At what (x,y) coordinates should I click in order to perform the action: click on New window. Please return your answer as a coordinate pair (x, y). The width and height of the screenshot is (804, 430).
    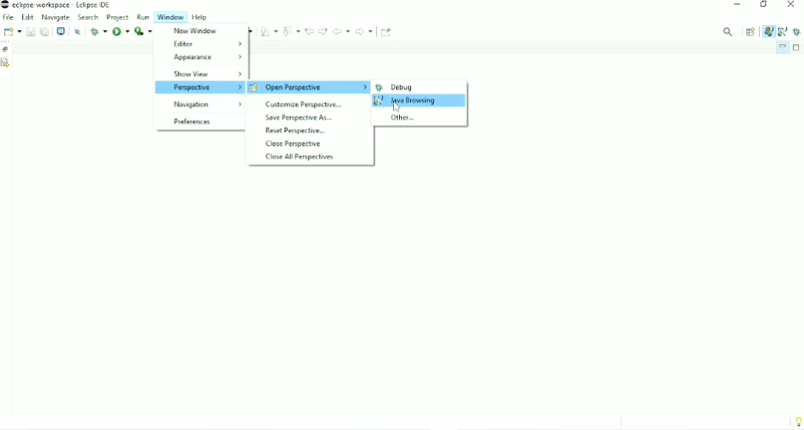
    Looking at the image, I should click on (194, 31).